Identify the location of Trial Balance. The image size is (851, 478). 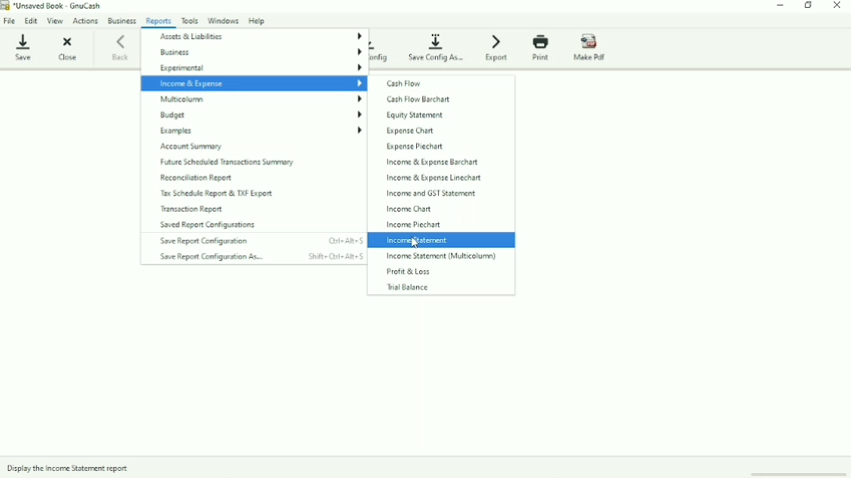
(407, 286).